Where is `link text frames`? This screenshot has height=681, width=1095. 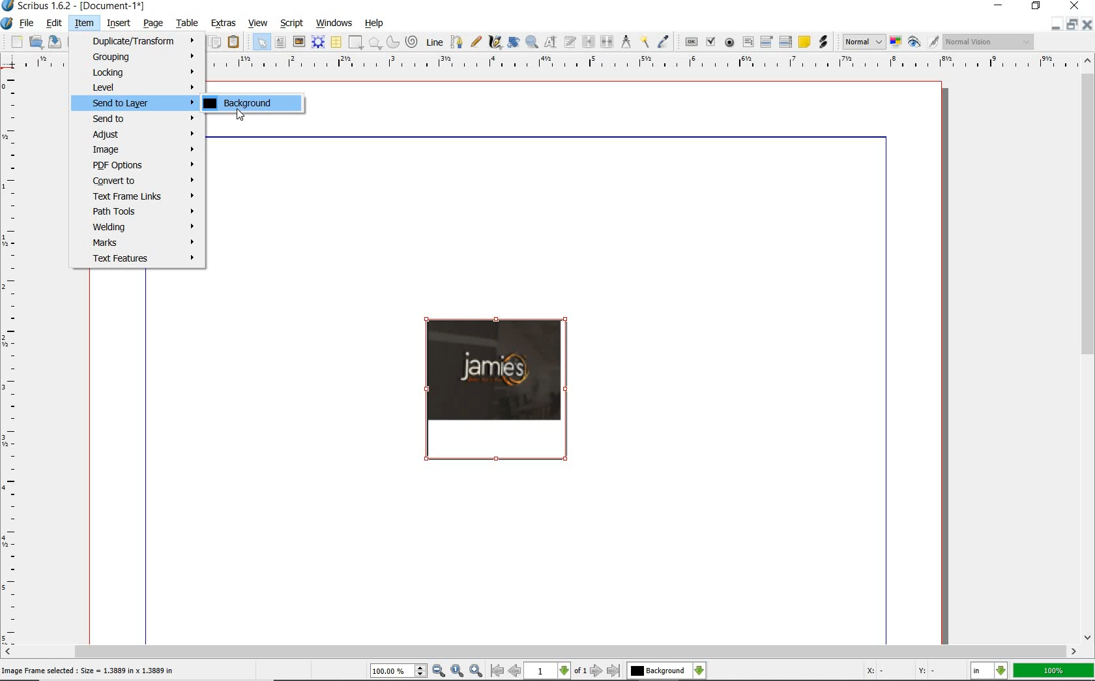
link text frames is located at coordinates (590, 41).